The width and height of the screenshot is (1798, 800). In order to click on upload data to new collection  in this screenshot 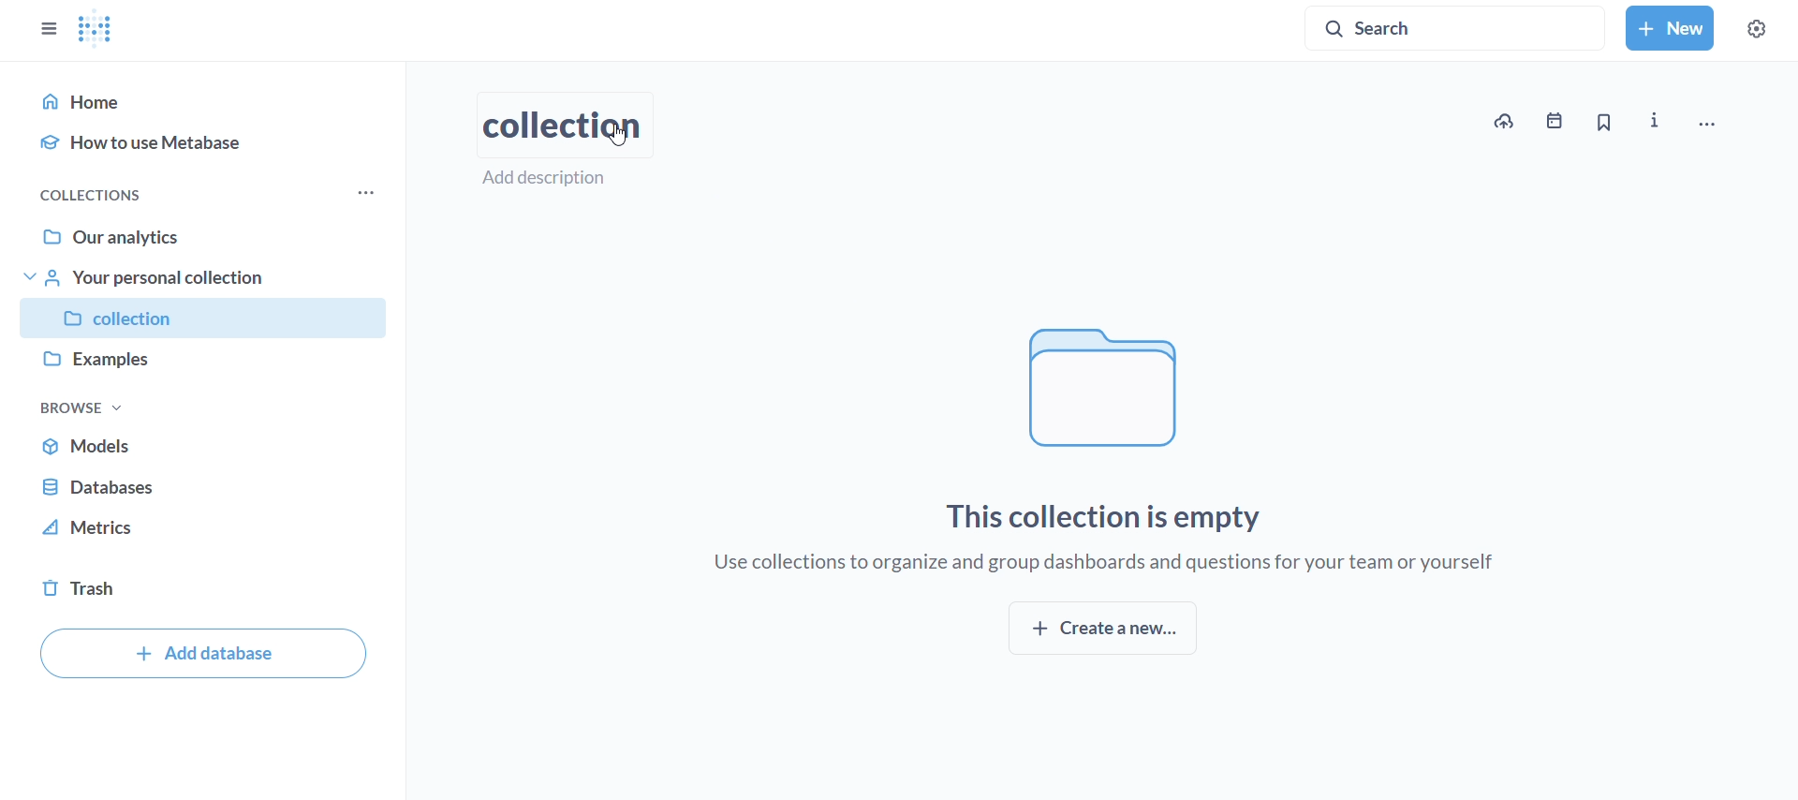, I will do `click(1503, 122)`.